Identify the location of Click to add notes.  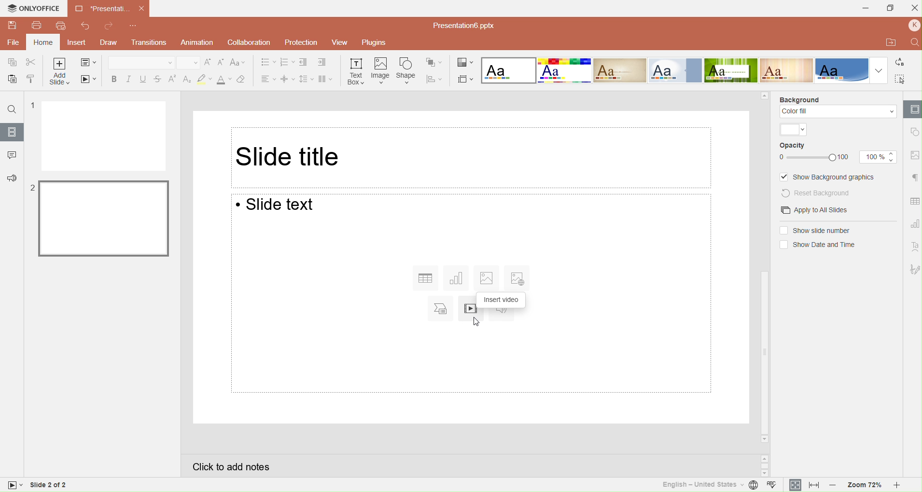
(466, 465).